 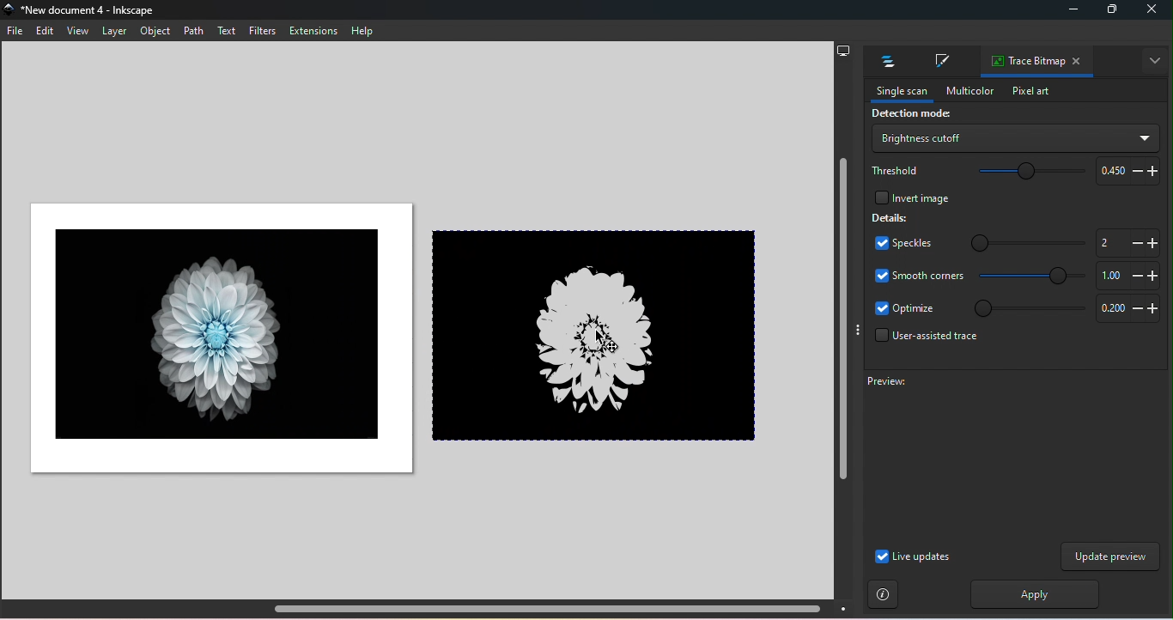 I want to click on Toggle display options, so click(x=857, y=330).